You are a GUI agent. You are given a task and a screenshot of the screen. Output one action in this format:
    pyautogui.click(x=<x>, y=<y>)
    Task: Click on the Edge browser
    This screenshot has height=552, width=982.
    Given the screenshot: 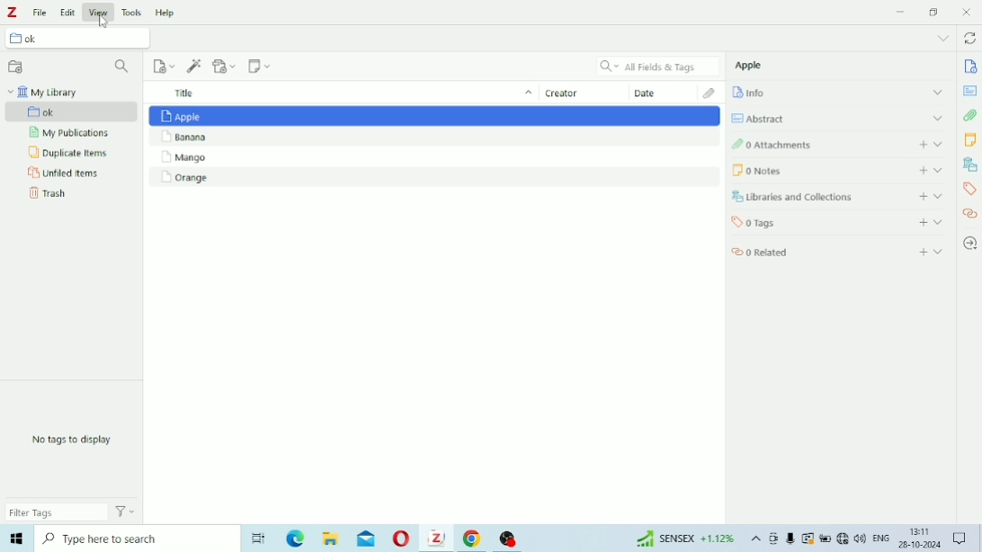 What is the action you would take?
    pyautogui.click(x=293, y=540)
    